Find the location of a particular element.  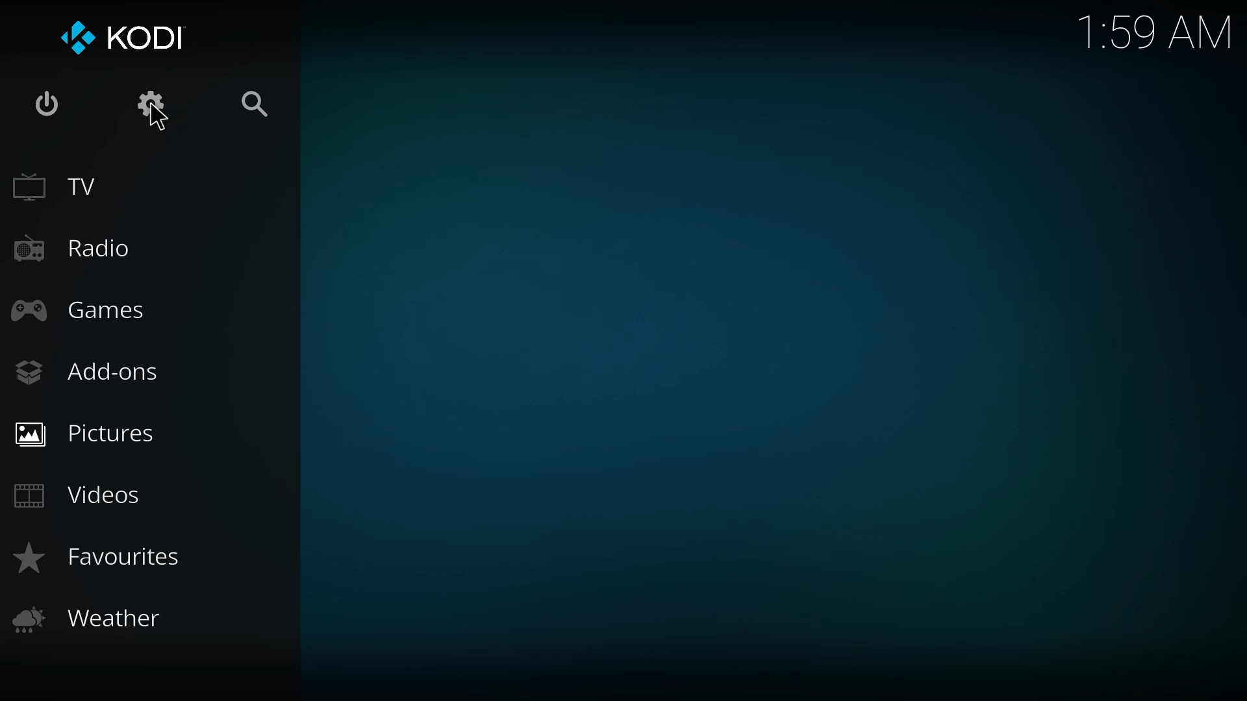

add-ons is located at coordinates (94, 373).